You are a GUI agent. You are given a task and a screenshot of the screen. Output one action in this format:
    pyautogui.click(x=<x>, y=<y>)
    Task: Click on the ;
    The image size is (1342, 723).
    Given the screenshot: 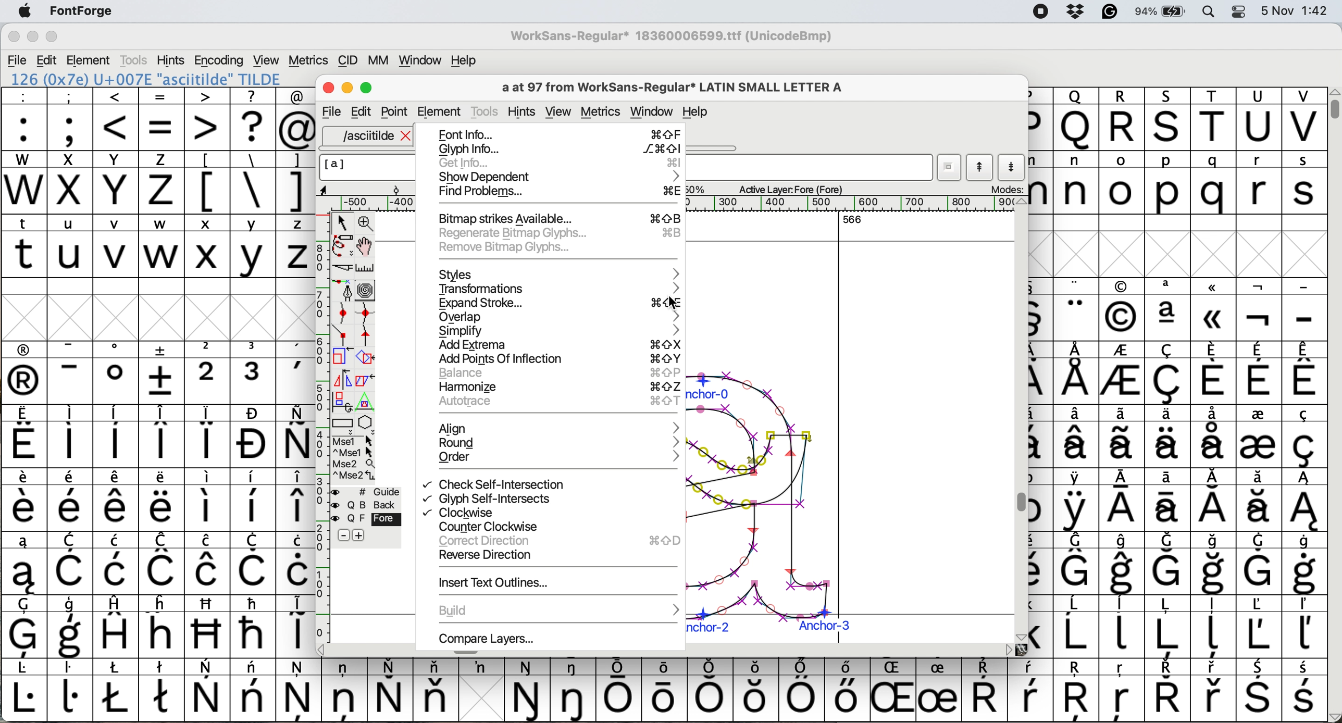 What is the action you would take?
    pyautogui.click(x=70, y=118)
    